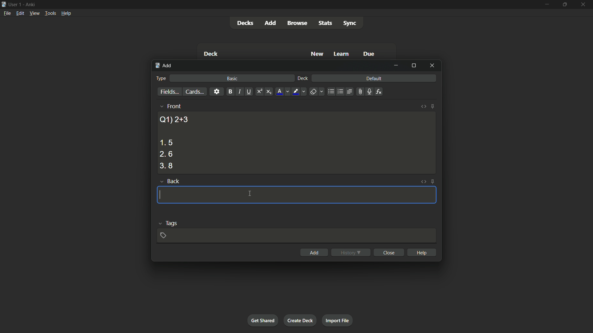 Image resolution: width=593 pixels, height=333 pixels. I want to click on bold, so click(230, 92).